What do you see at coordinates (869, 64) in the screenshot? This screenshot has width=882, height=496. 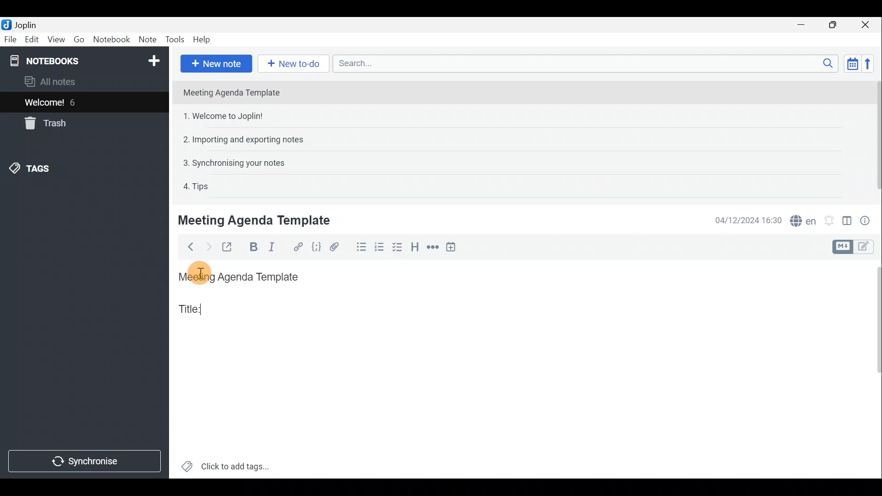 I see `Reverse sort order` at bounding box center [869, 64].